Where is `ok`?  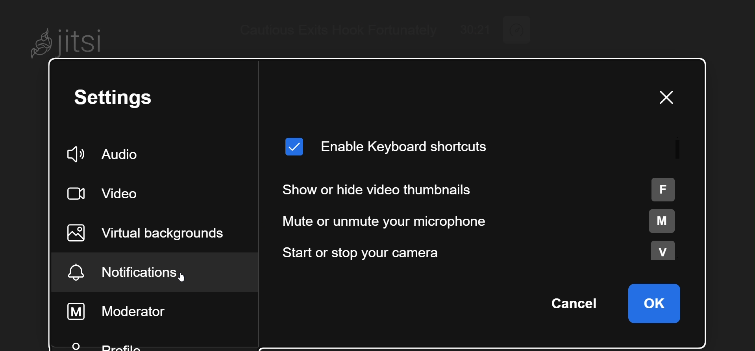 ok is located at coordinates (656, 302).